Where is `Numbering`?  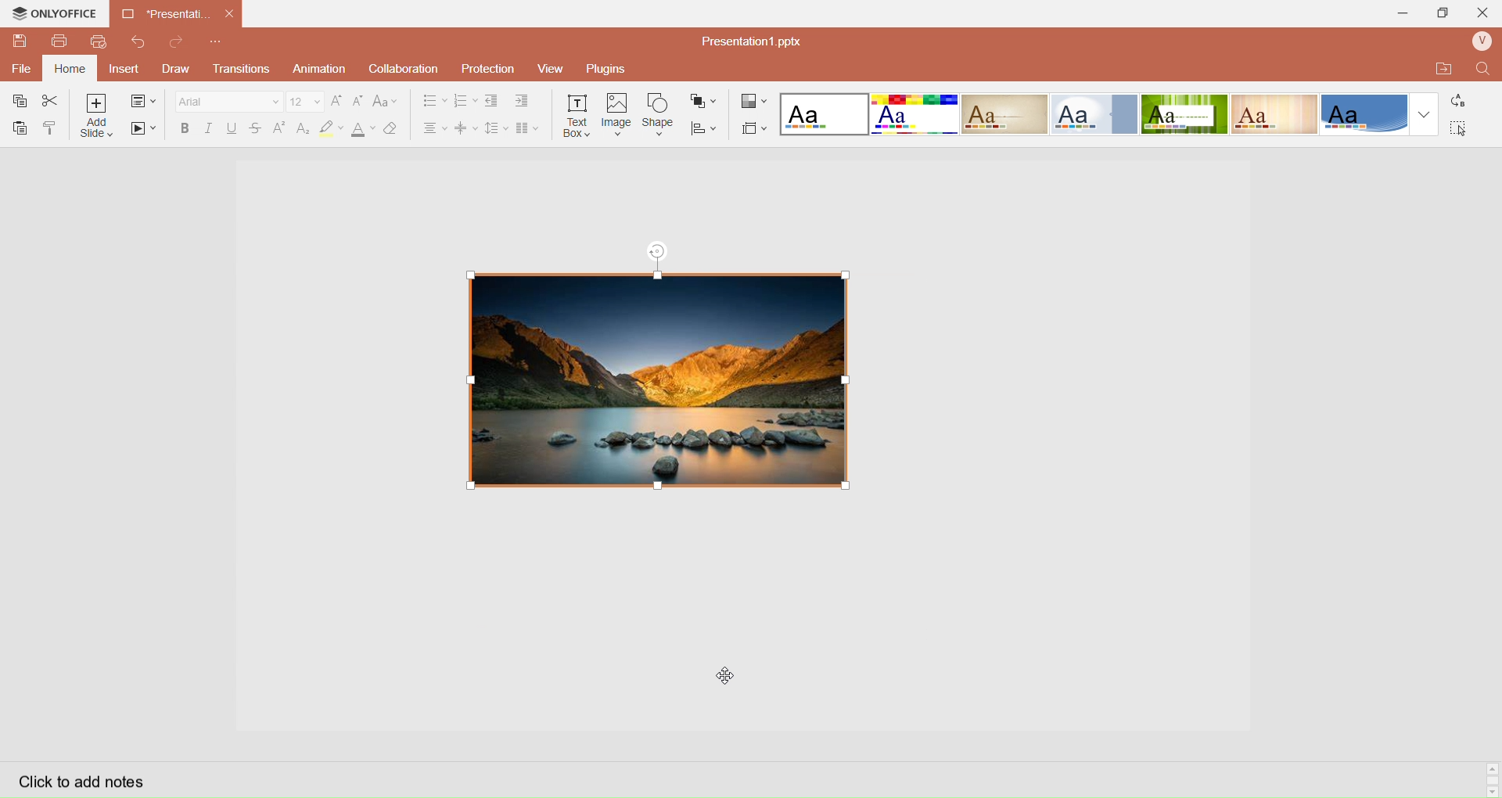 Numbering is located at coordinates (466, 101).